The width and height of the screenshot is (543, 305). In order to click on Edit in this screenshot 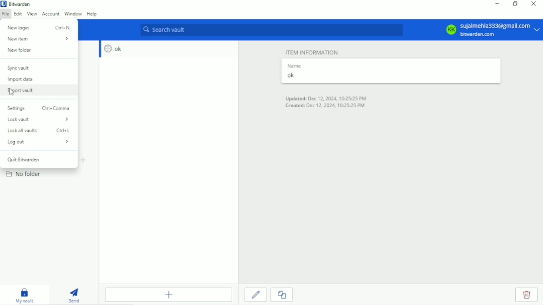, I will do `click(18, 13)`.